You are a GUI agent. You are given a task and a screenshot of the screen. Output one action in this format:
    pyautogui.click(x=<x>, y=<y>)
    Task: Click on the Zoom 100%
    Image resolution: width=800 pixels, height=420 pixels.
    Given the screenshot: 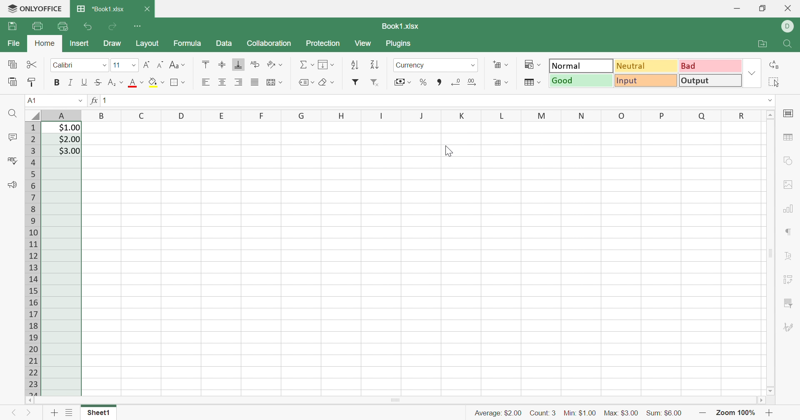 What is the action you would take?
    pyautogui.click(x=735, y=414)
    